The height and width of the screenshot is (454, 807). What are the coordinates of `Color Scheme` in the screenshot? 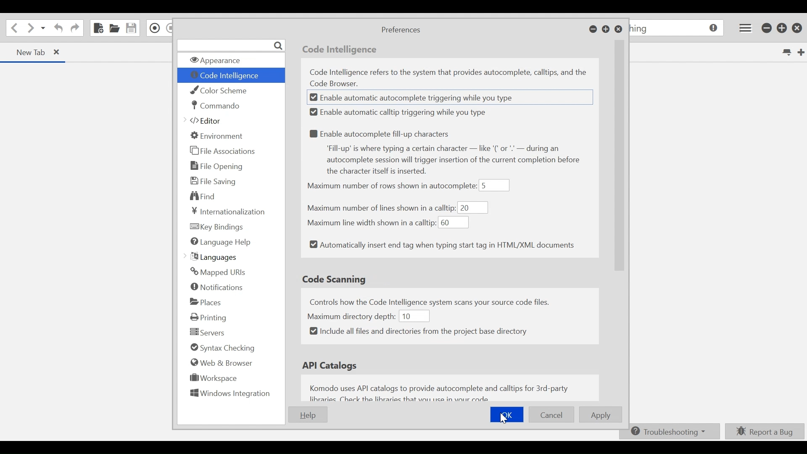 It's located at (222, 90).